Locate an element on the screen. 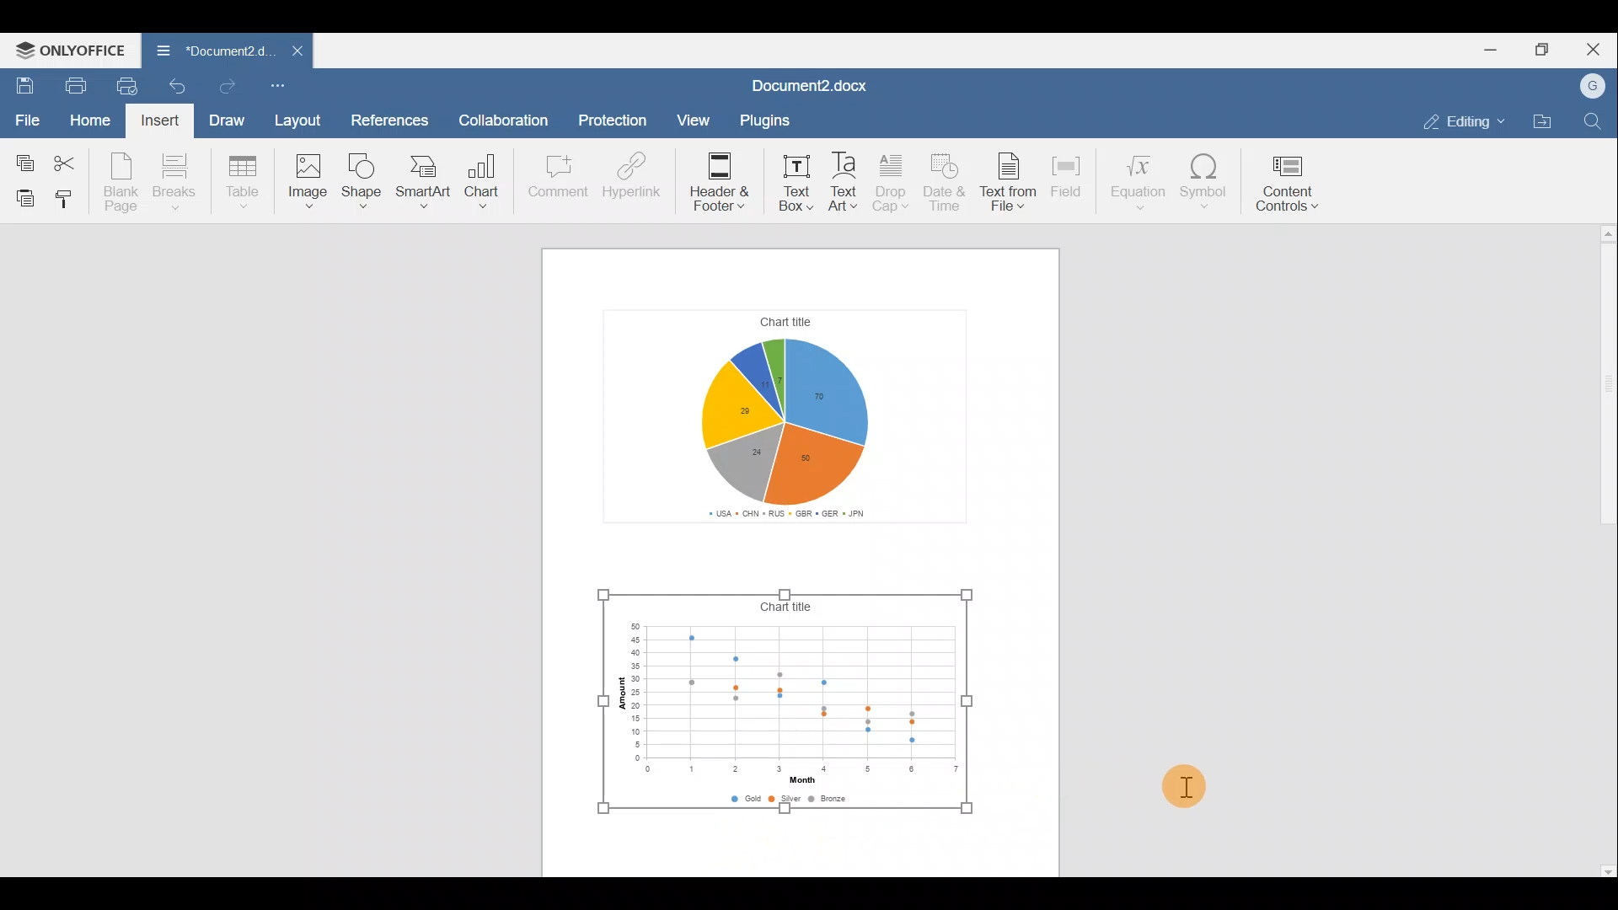 The height and width of the screenshot is (910, 1618). Text box is located at coordinates (790, 179).